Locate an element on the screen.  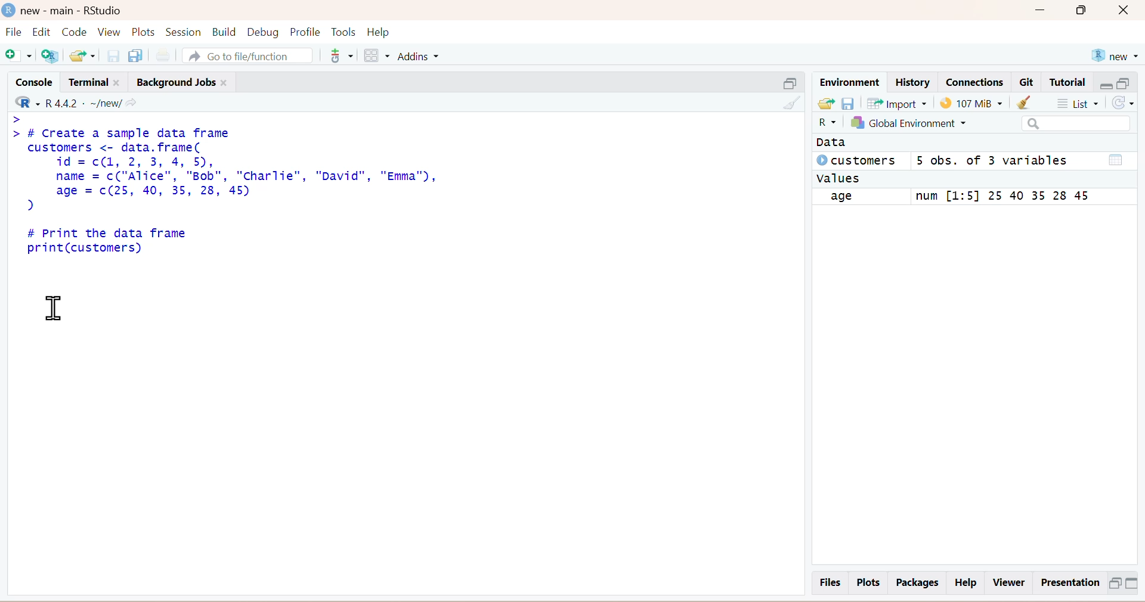
View is located at coordinates (110, 32).